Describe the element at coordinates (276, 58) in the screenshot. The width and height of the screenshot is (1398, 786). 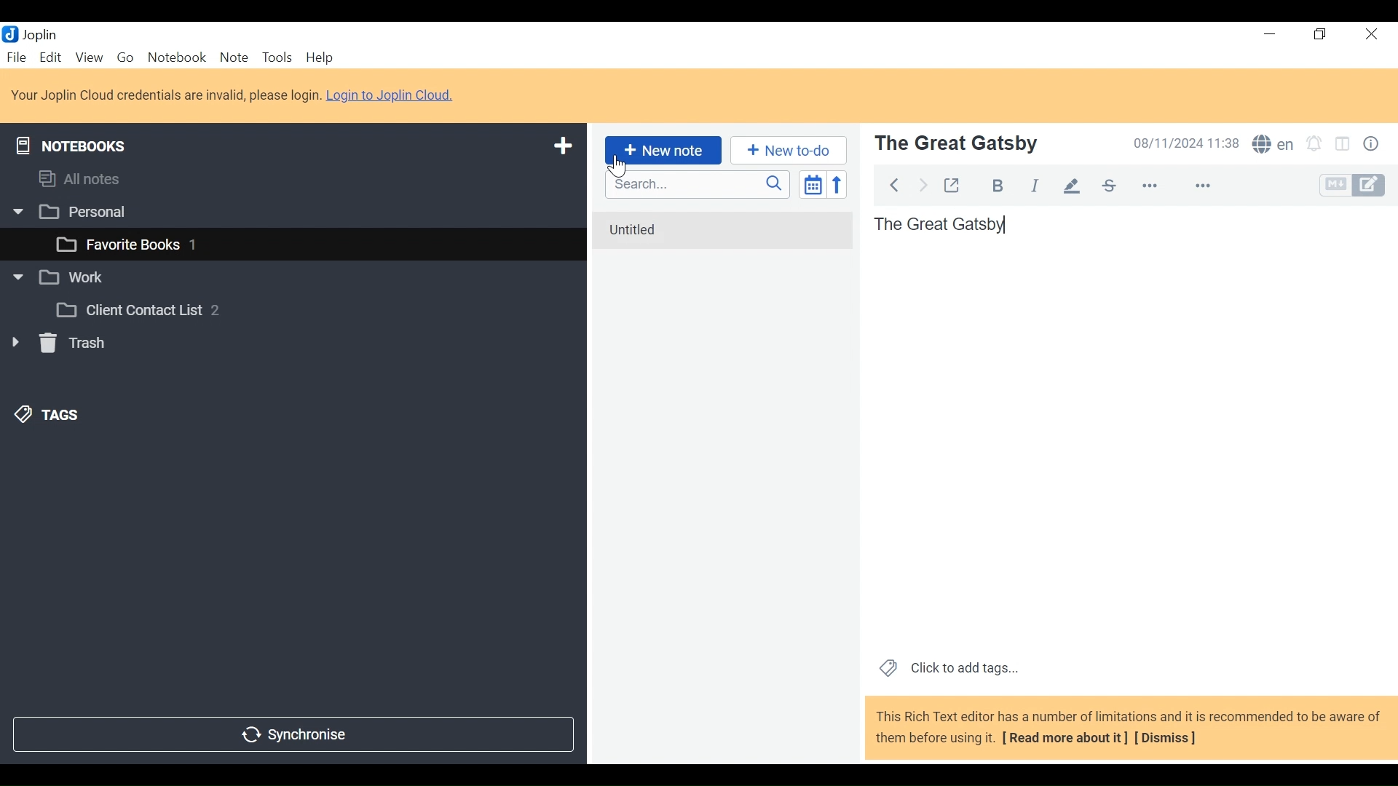
I see `Tools` at that location.